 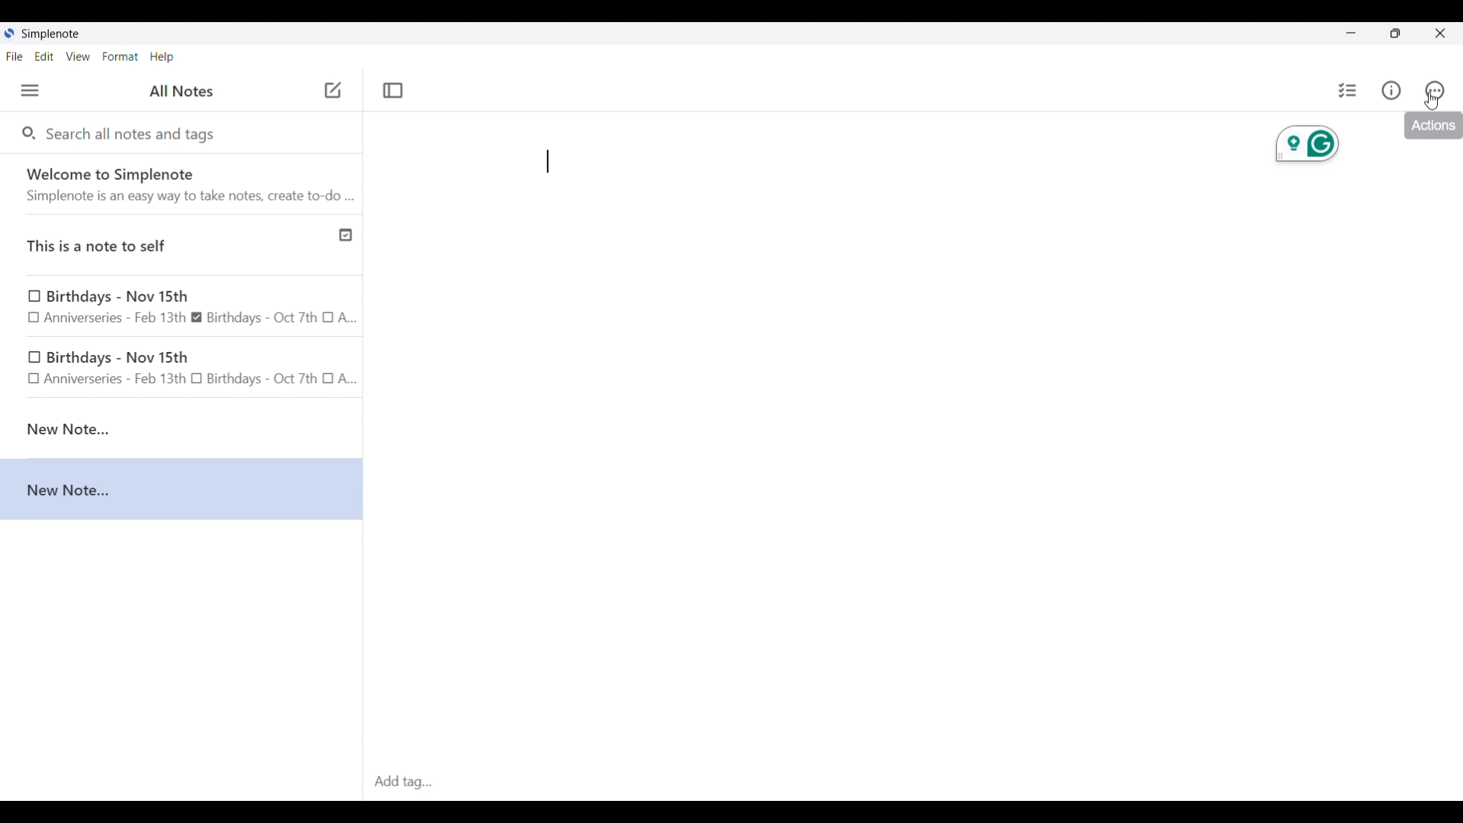 I want to click on File menu, so click(x=14, y=56).